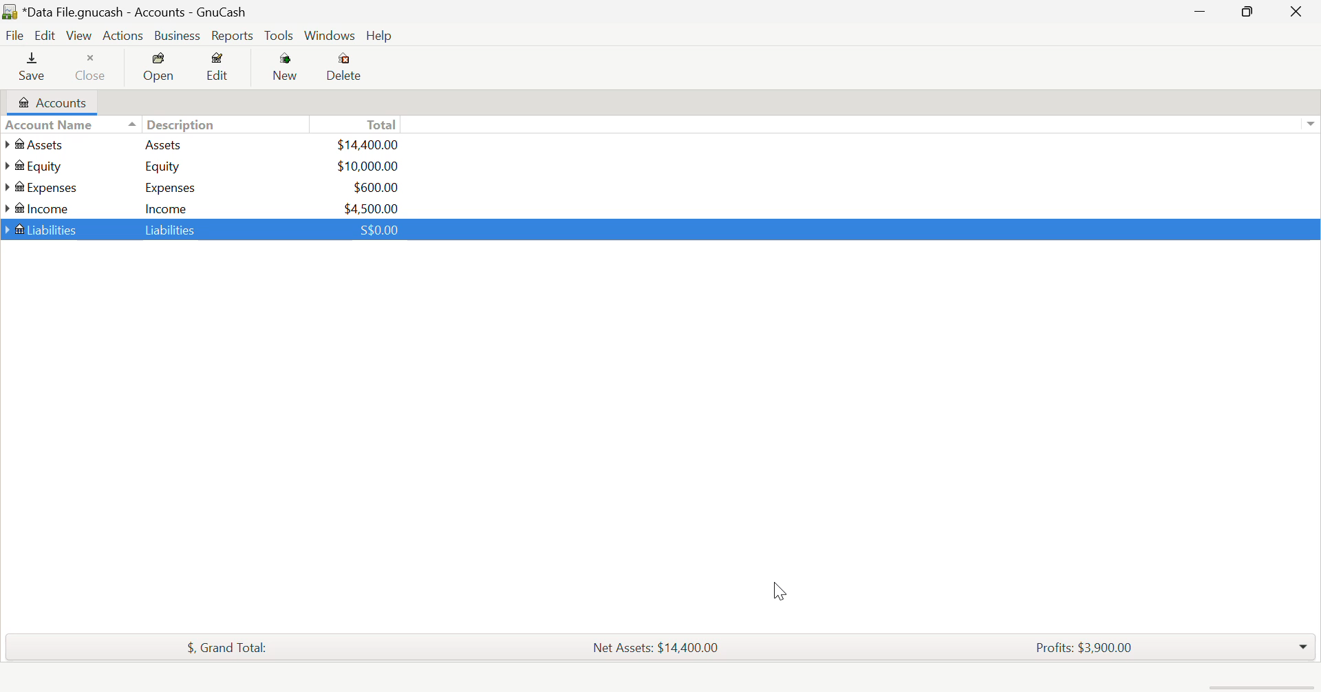 The image size is (1321, 692). I want to click on Profits, so click(1078, 646).